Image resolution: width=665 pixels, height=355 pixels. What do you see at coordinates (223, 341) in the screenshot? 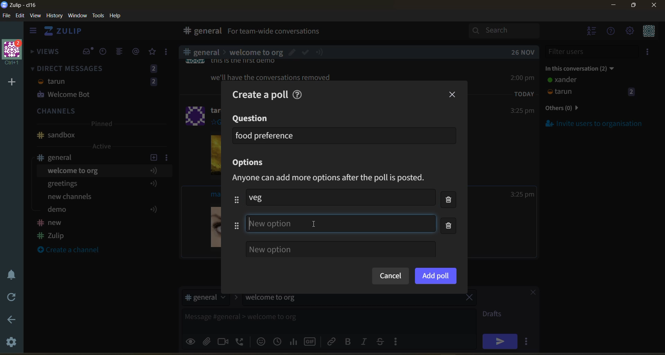
I see `add video call` at bounding box center [223, 341].